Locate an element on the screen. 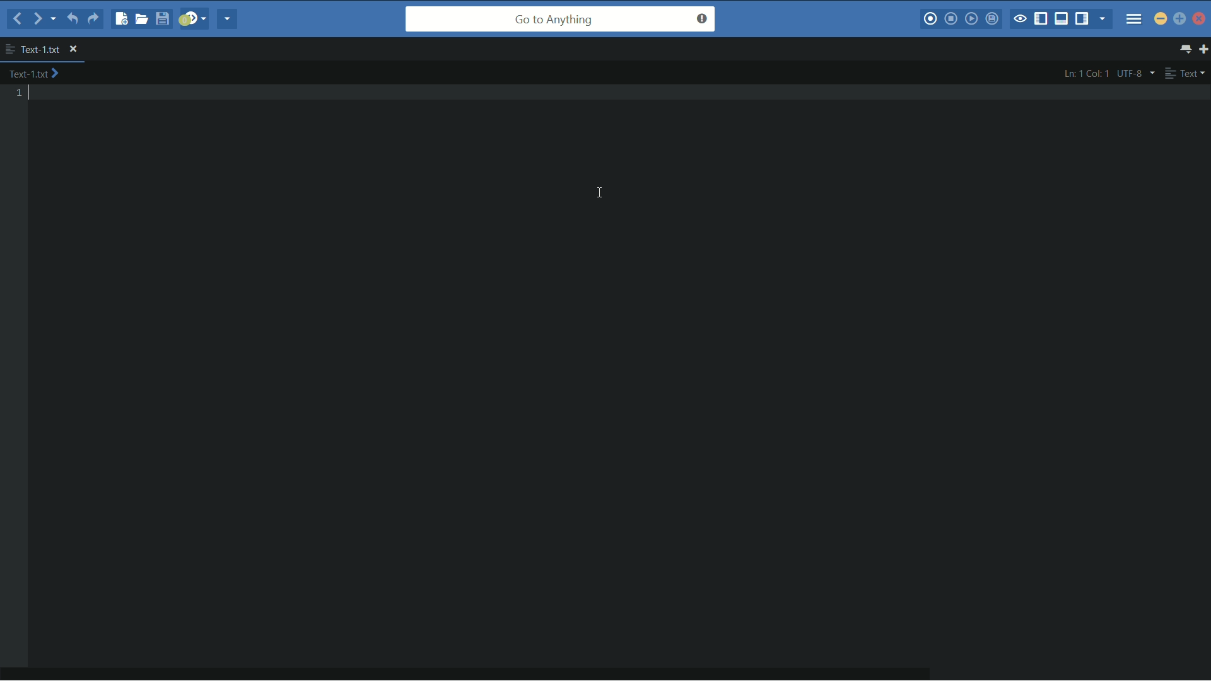 The width and height of the screenshot is (1211, 681). menu is located at coordinates (1134, 15).